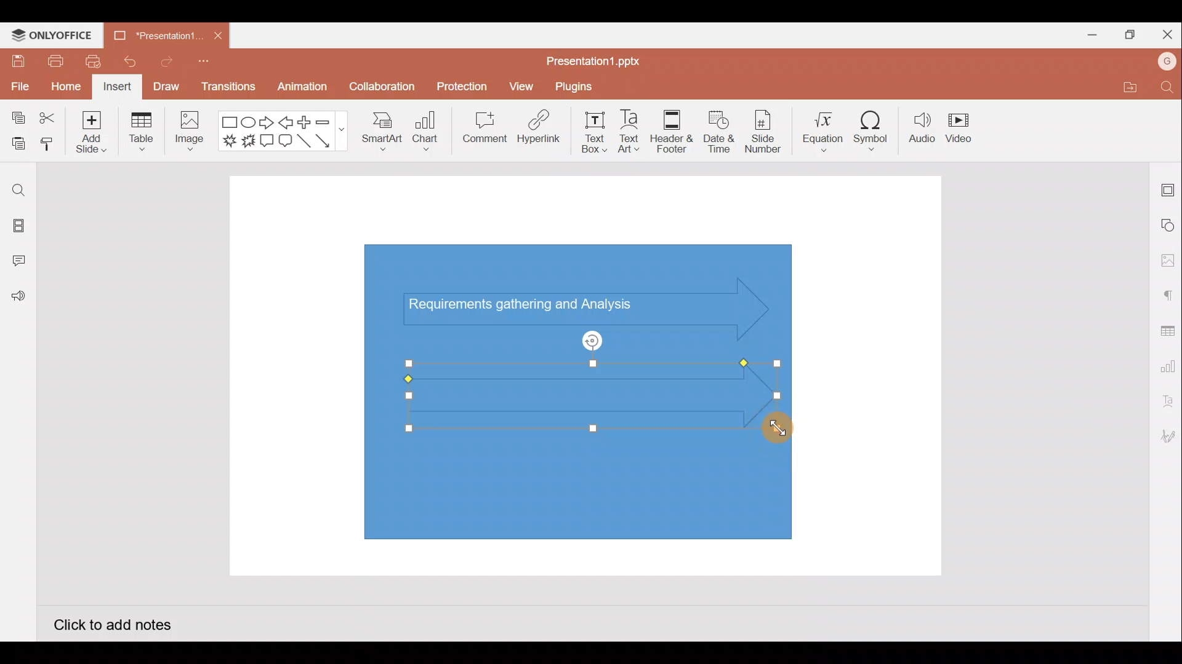 Image resolution: width=1182 pixels, height=664 pixels. I want to click on 2nd inserted right arrow, so click(573, 393).